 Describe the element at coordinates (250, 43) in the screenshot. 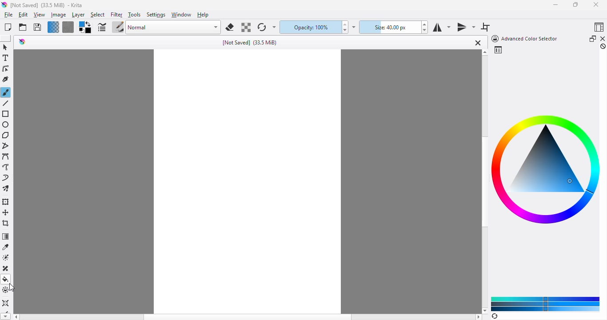

I see `title` at that location.